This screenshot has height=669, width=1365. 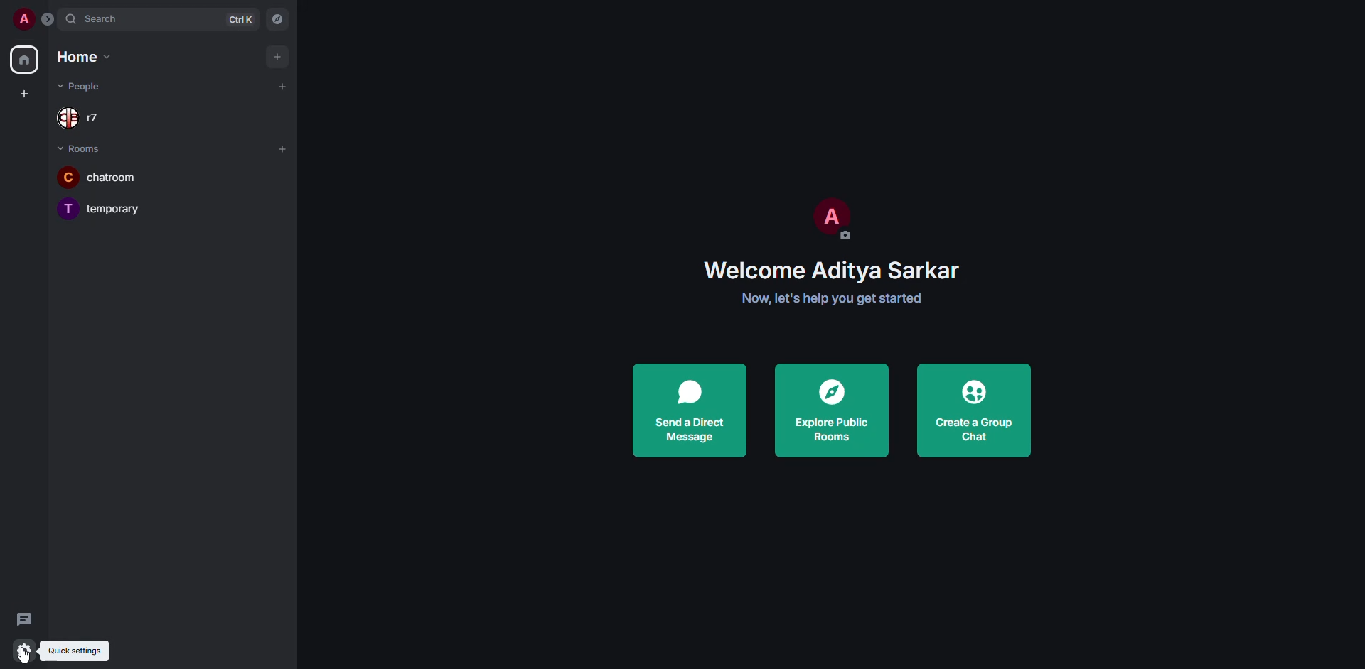 What do you see at coordinates (277, 58) in the screenshot?
I see `add` at bounding box center [277, 58].